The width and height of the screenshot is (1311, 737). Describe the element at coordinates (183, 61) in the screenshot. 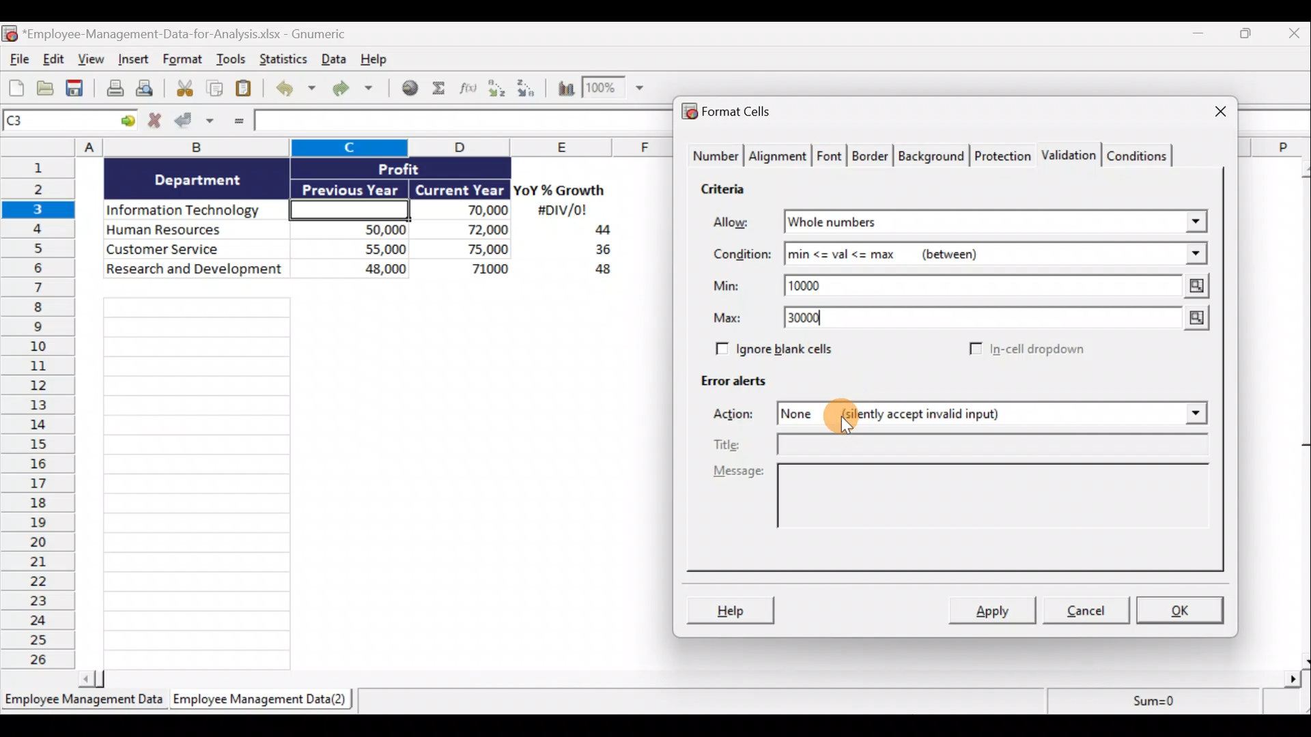

I see `Format` at that location.